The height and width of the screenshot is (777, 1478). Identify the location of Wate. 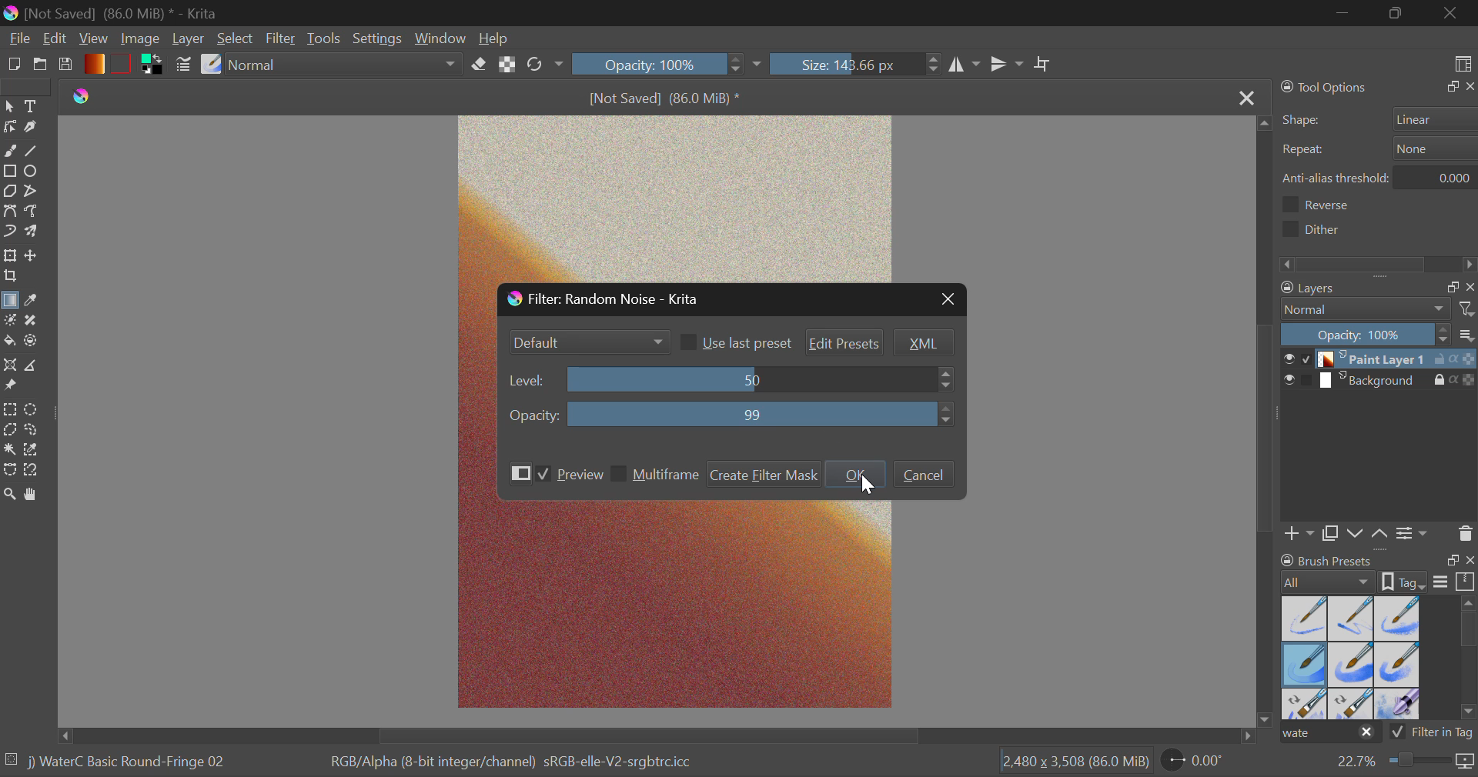
(1330, 734).